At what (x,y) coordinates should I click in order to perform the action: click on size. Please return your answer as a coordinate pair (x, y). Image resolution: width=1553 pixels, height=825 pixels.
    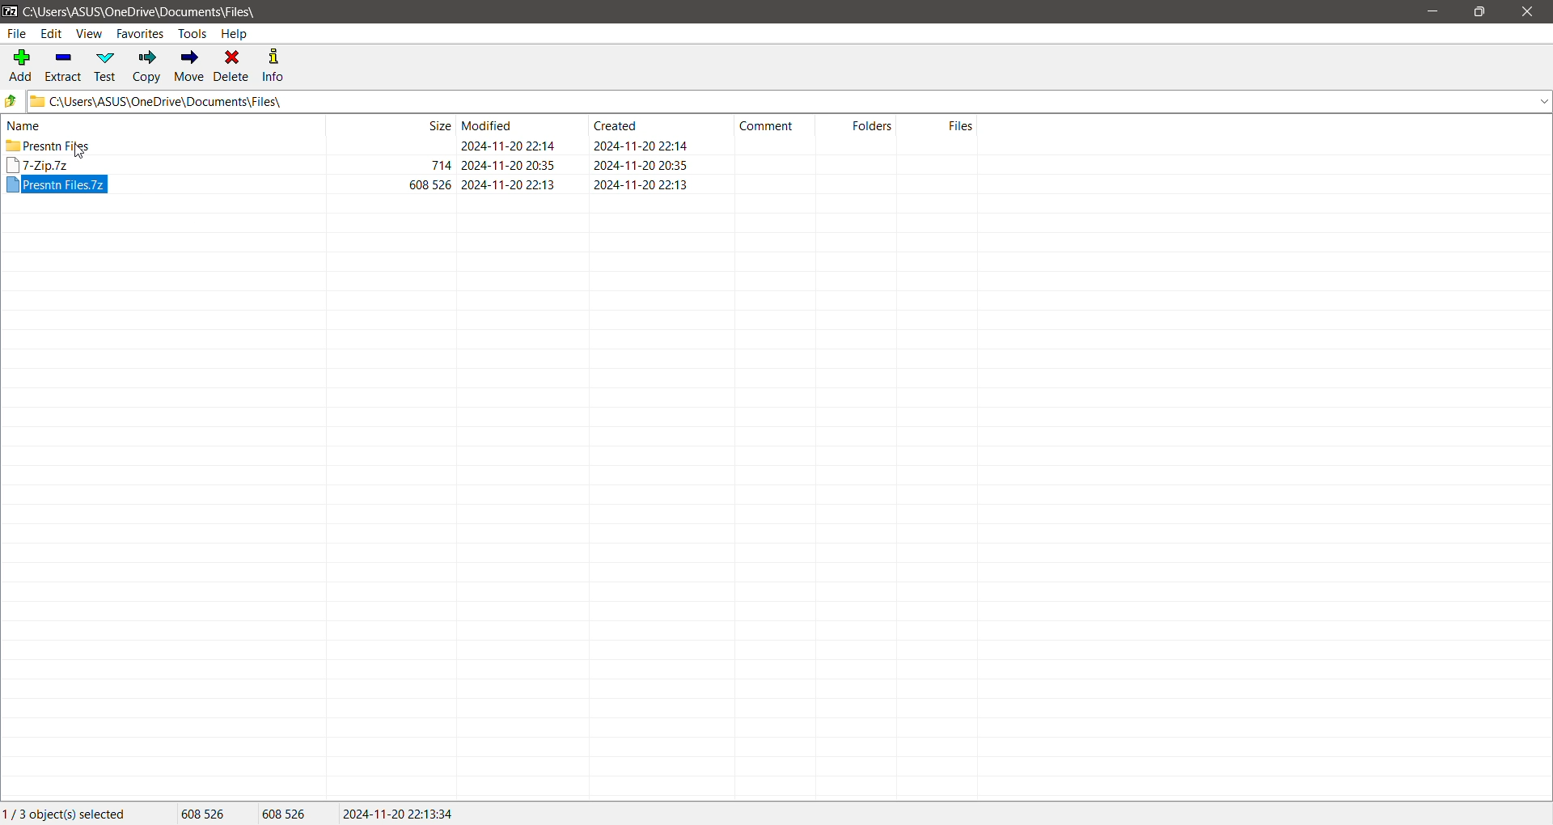
    Looking at the image, I should click on (437, 125).